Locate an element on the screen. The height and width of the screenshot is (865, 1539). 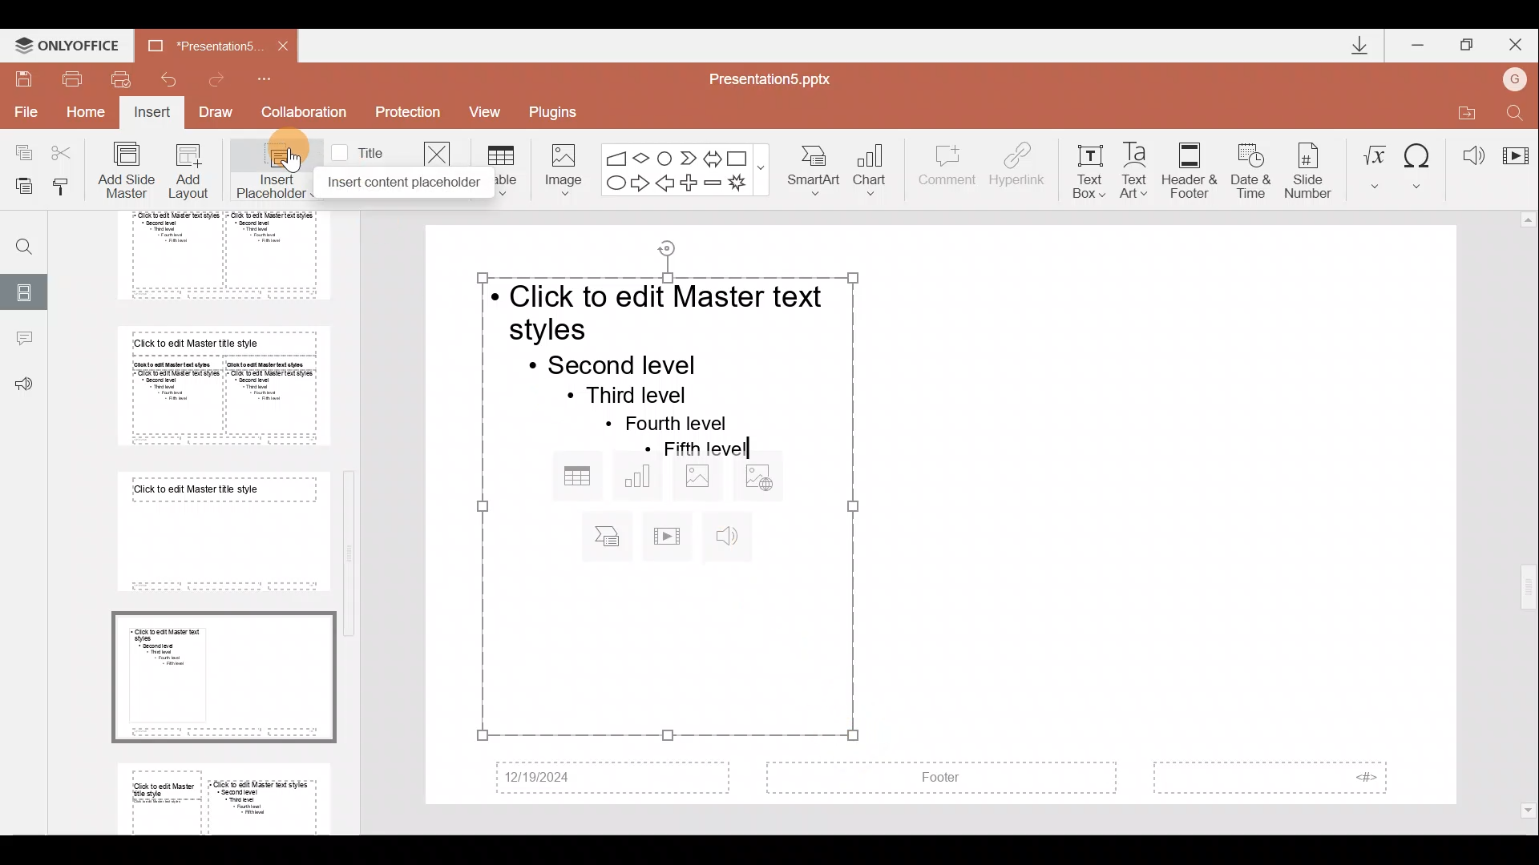
Collaboration is located at coordinates (304, 112).